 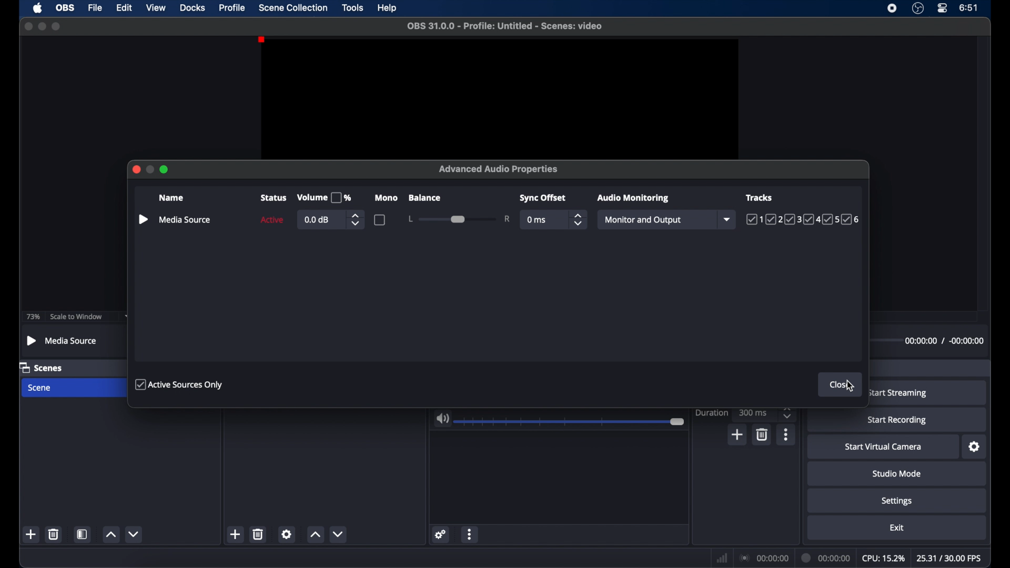 What do you see at coordinates (353, 8) in the screenshot?
I see `tools` at bounding box center [353, 8].